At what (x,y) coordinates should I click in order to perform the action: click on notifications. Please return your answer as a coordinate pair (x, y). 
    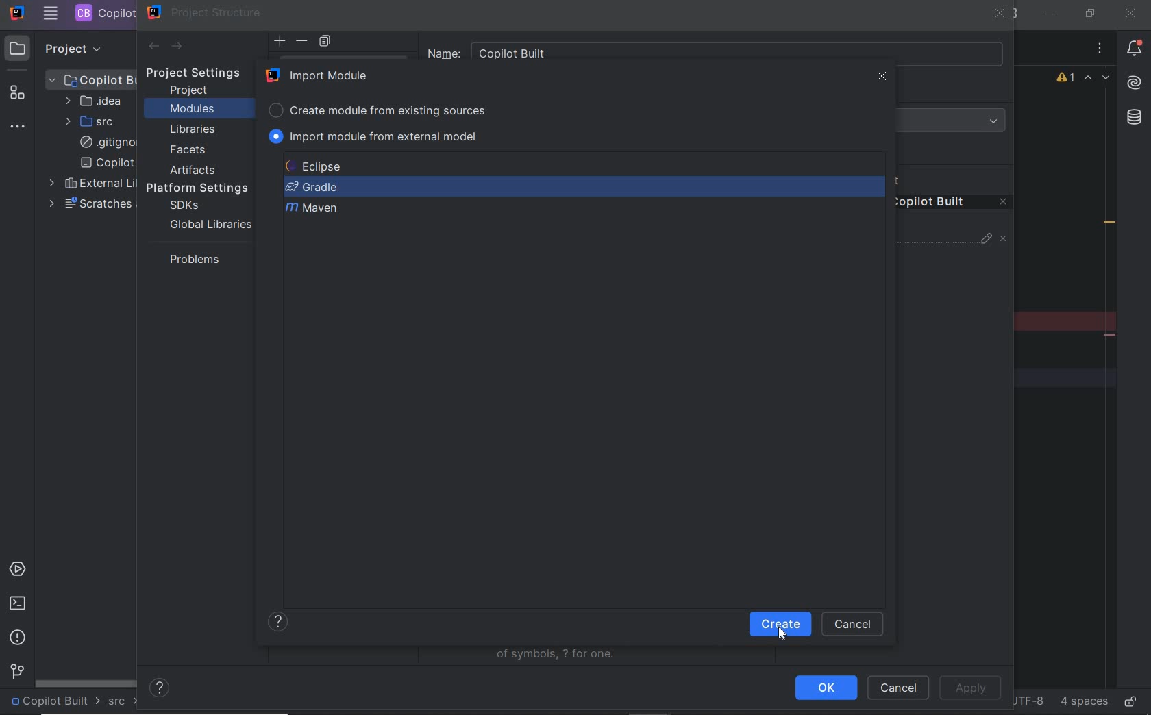
    Looking at the image, I should click on (1135, 50).